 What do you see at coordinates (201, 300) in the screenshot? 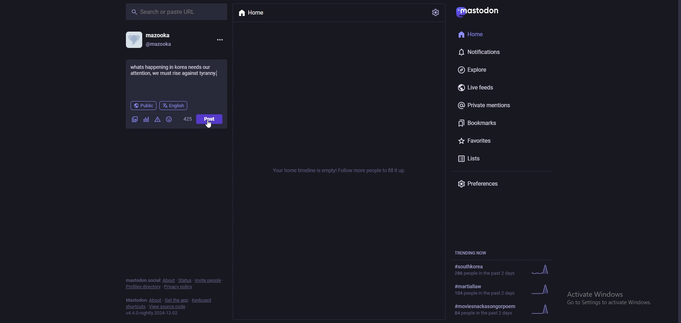
I see `keyboard` at bounding box center [201, 300].